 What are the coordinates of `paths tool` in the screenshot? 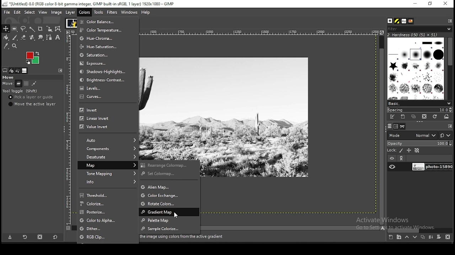 It's located at (49, 37).